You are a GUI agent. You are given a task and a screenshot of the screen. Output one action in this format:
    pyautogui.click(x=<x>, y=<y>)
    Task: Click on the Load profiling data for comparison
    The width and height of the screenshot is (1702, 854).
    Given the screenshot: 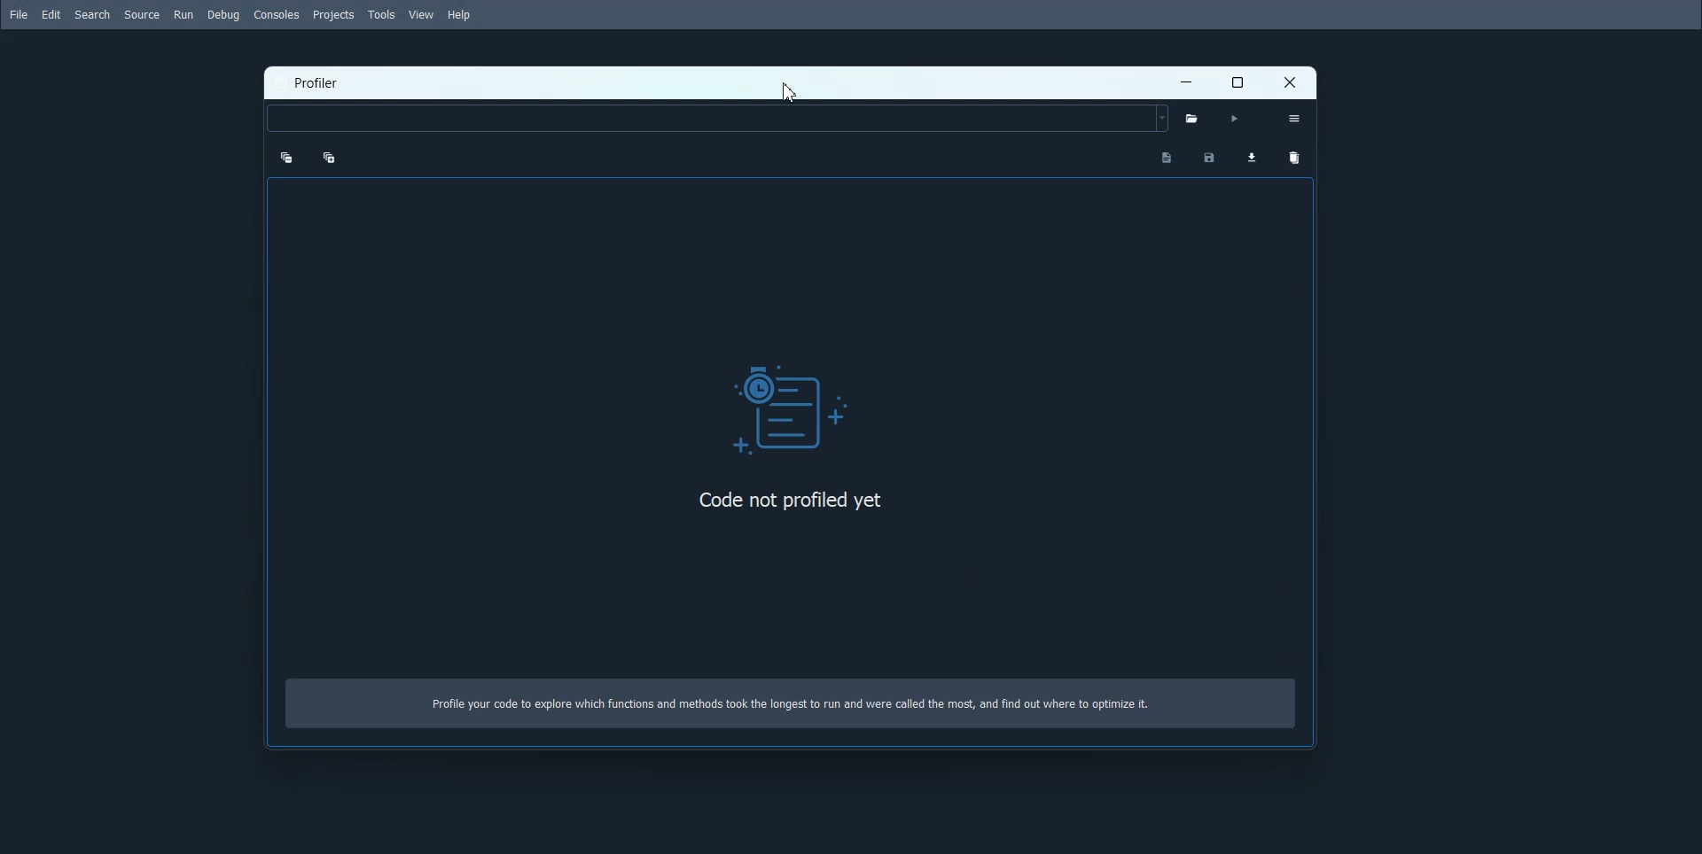 What is the action you would take?
    pyautogui.click(x=1254, y=158)
    